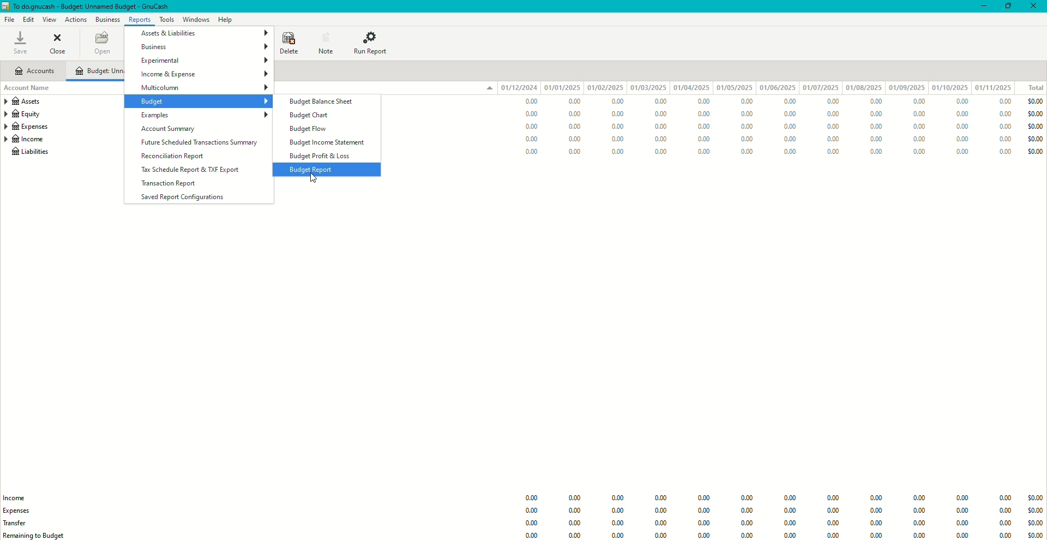 The image size is (1047, 540). What do you see at coordinates (749, 125) in the screenshot?
I see `0.00` at bounding box center [749, 125].